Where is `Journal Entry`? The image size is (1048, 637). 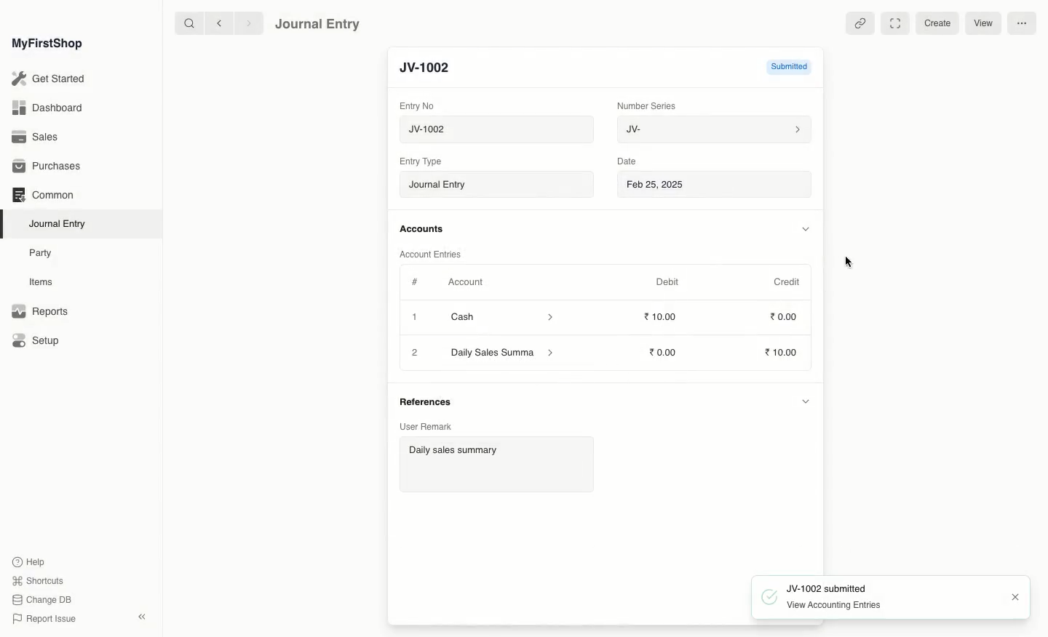
Journal Entry is located at coordinates (61, 223).